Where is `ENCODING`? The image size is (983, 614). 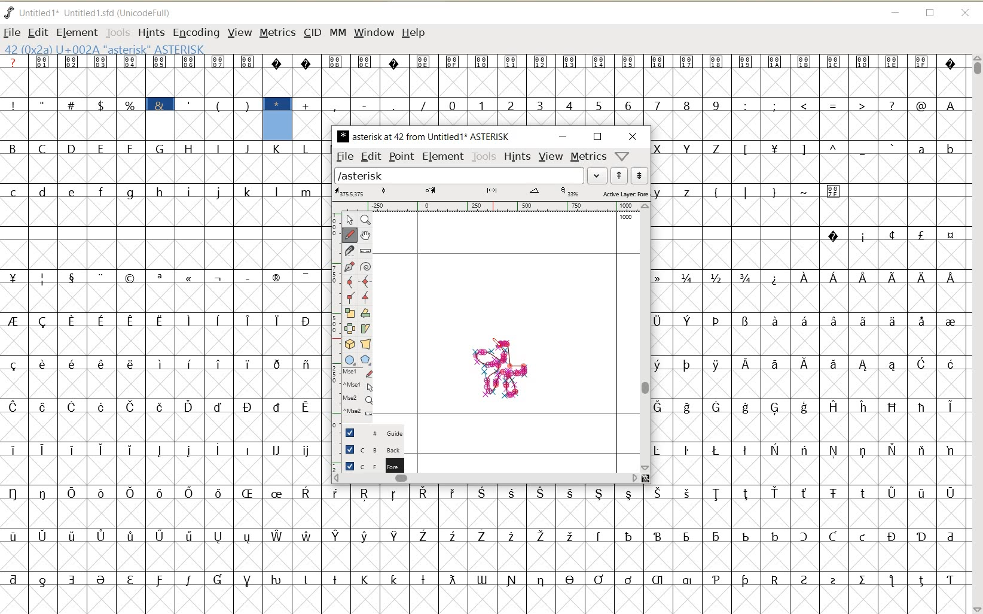
ENCODING is located at coordinates (196, 33).